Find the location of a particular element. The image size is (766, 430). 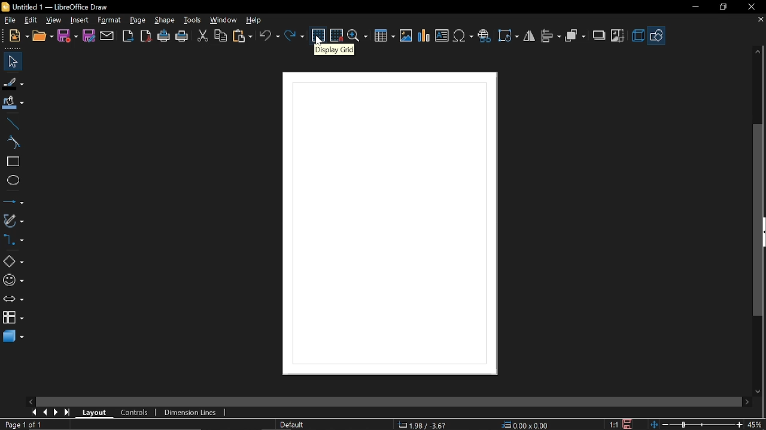

Untitled - LibreOffice Draw is located at coordinates (56, 6).